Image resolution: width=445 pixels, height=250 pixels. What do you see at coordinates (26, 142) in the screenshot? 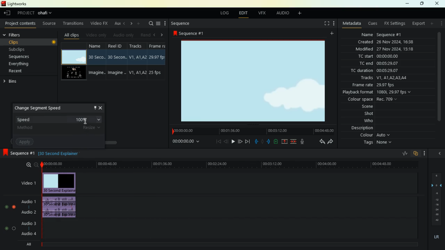
I see `apply` at bounding box center [26, 142].